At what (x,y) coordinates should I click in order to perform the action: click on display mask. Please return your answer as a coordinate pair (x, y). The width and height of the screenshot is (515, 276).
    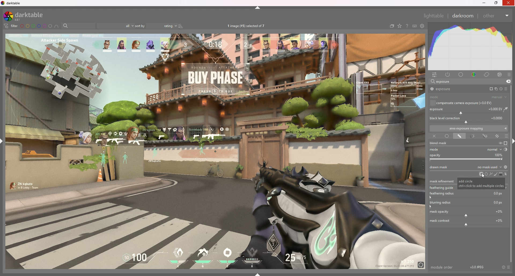
    Looking at the image, I should click on (506, 143).